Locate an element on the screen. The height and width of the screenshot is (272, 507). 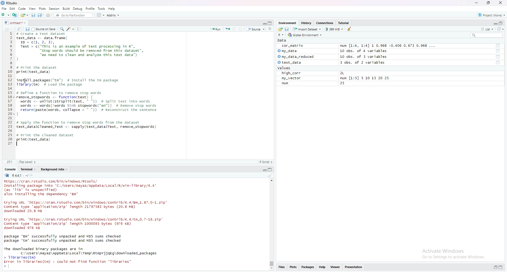
save workspace is located at coordinates (287, 29).